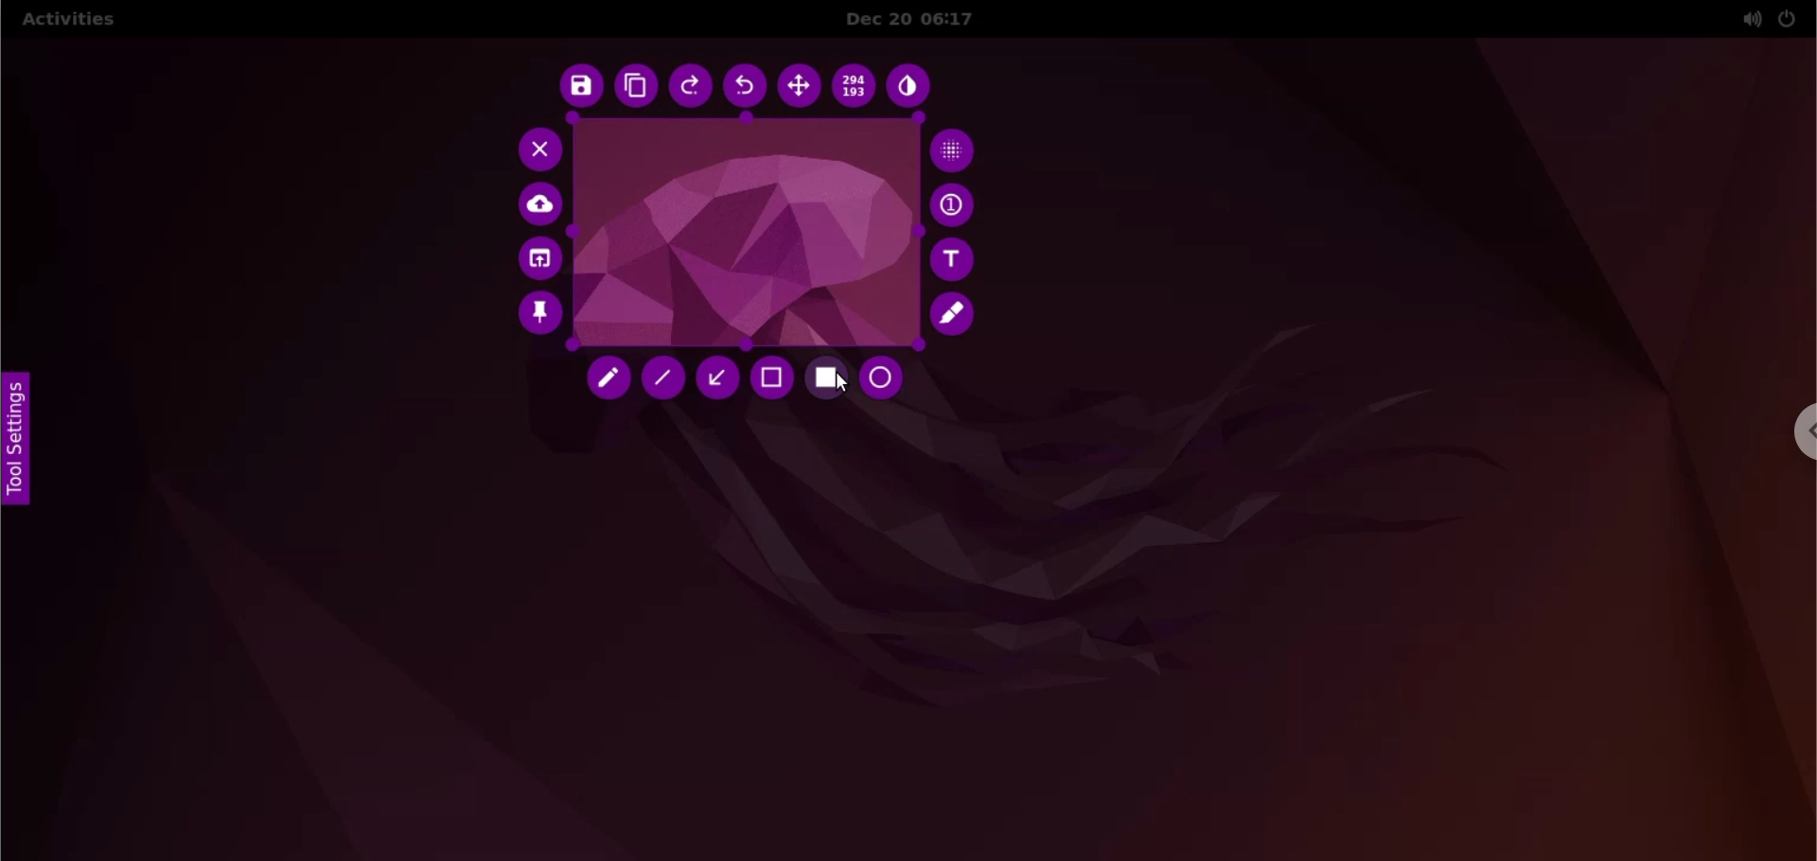 This screenshot has height=861, width=1817. Describe the element at coordinates (577, 87) in the screenshot. I see `save` at that location.